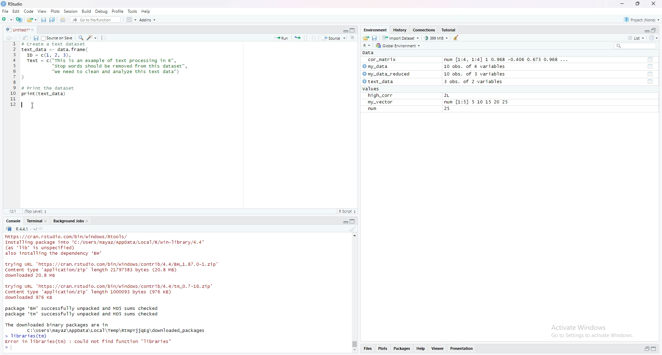 Image resolution: width=662 pixels, height=355 pixels. I want to click on show in new window, so click(26, 38).